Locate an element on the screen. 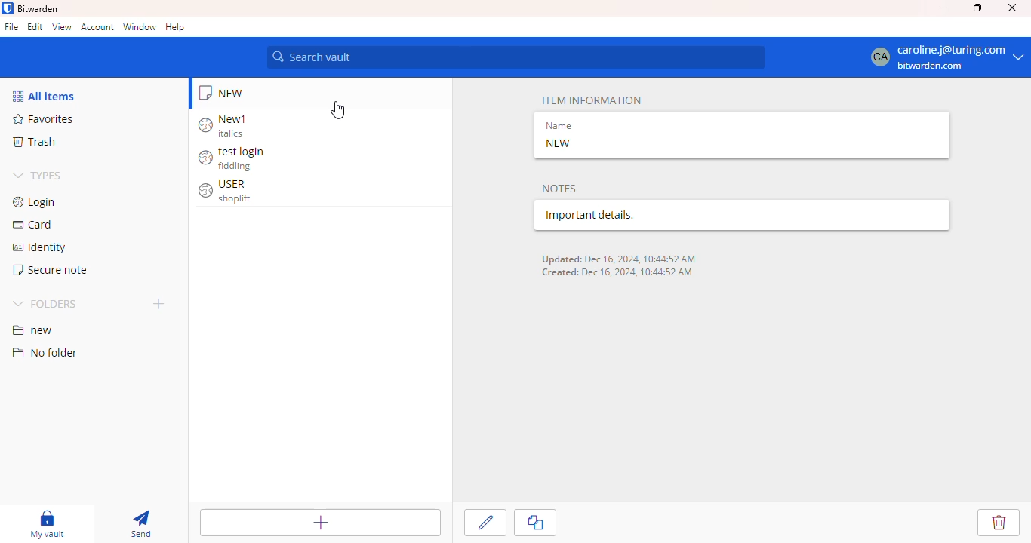 This screenshot has width=1031, height=543. important details is located at coordinates (648, 215).